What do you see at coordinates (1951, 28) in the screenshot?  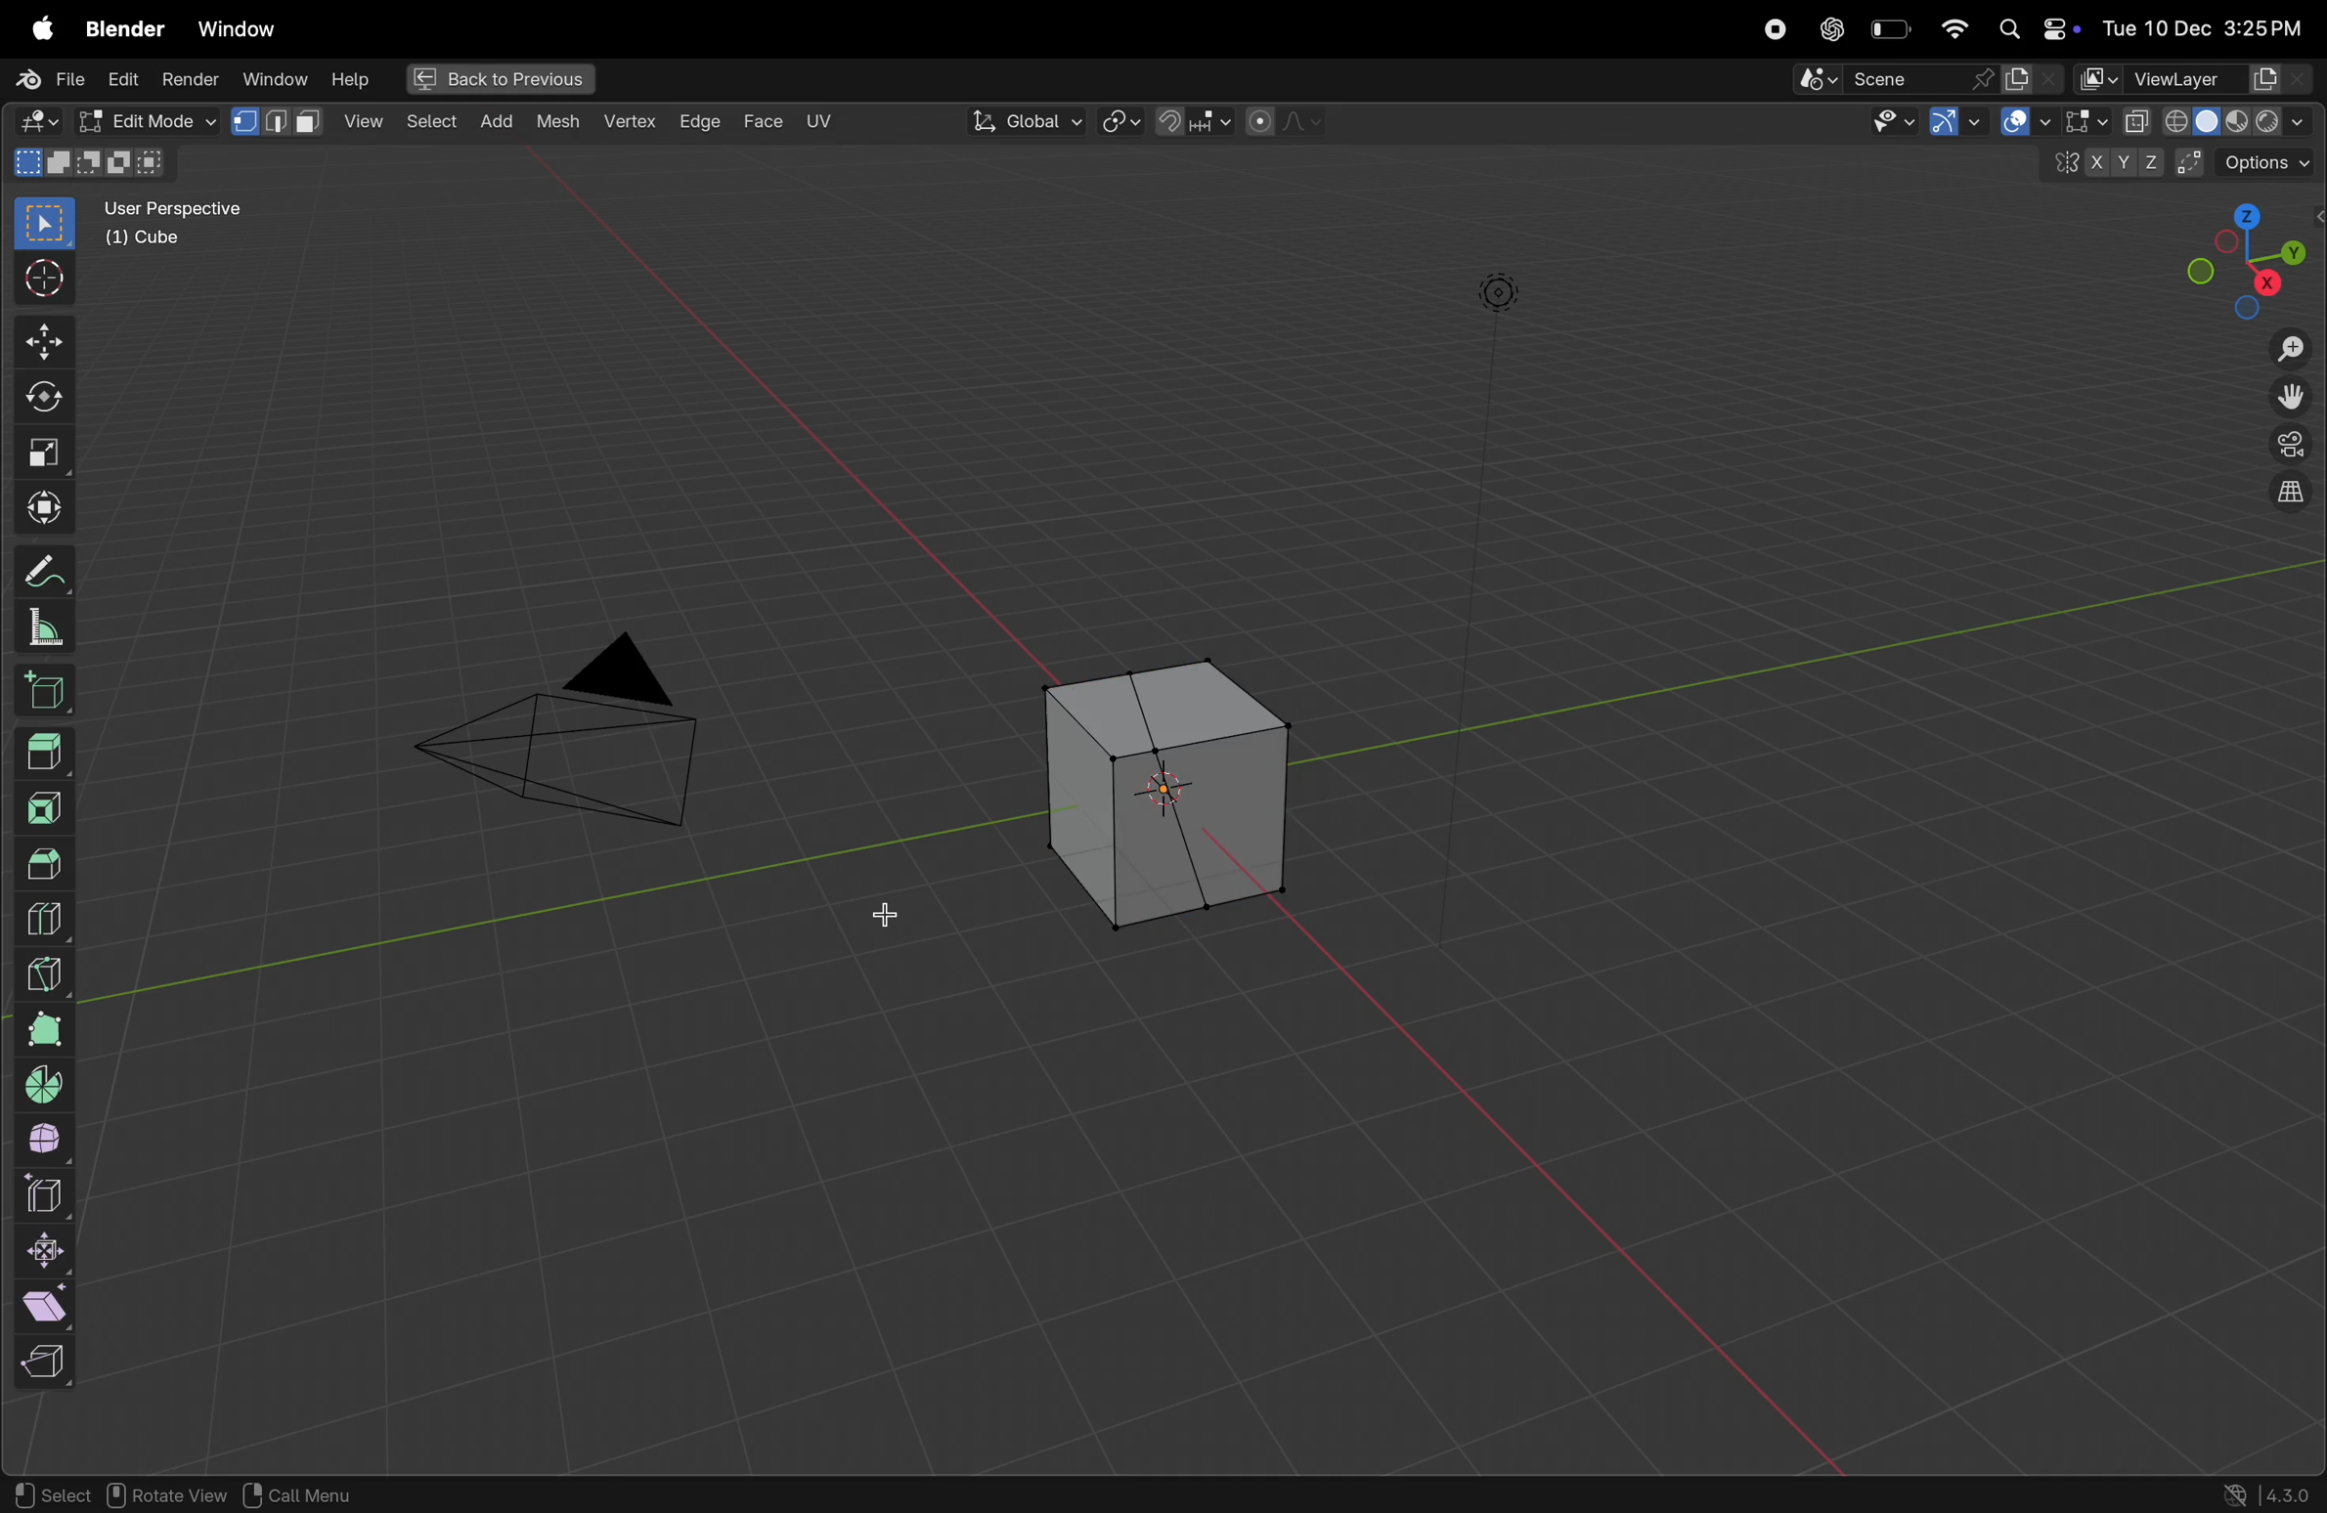 I see `Wifi` at bounding box center [1951, 28].